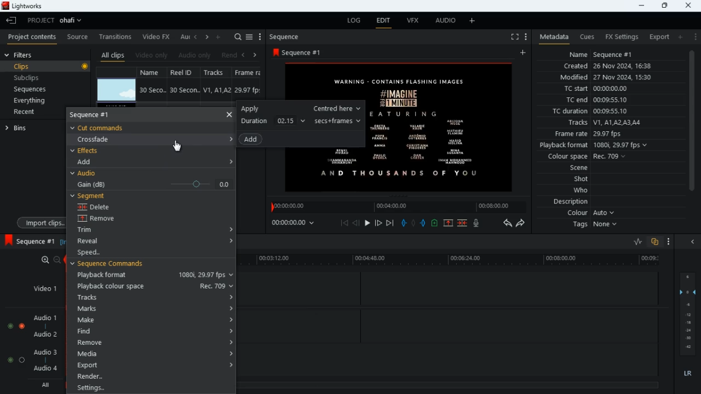  What do you see at coordinates (604, 123) in the screenshot?
I see `tracks` at bounding box center [604, 123].